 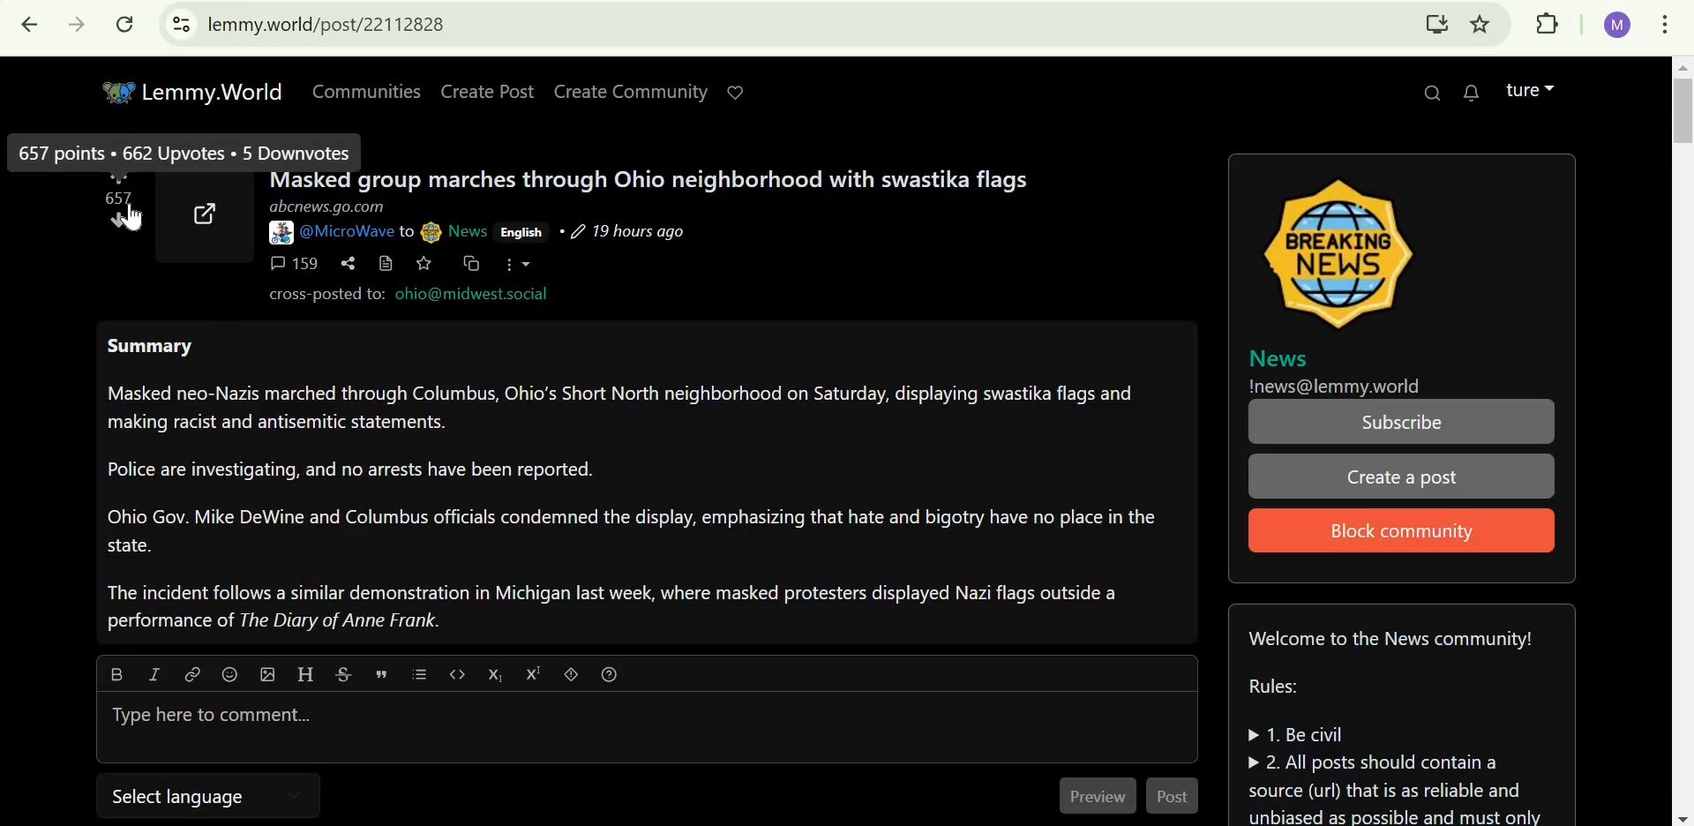 What do you see at coordinates (473, 264) in the screenshot?
I see `cross-post` at bounding box center [473, 264].